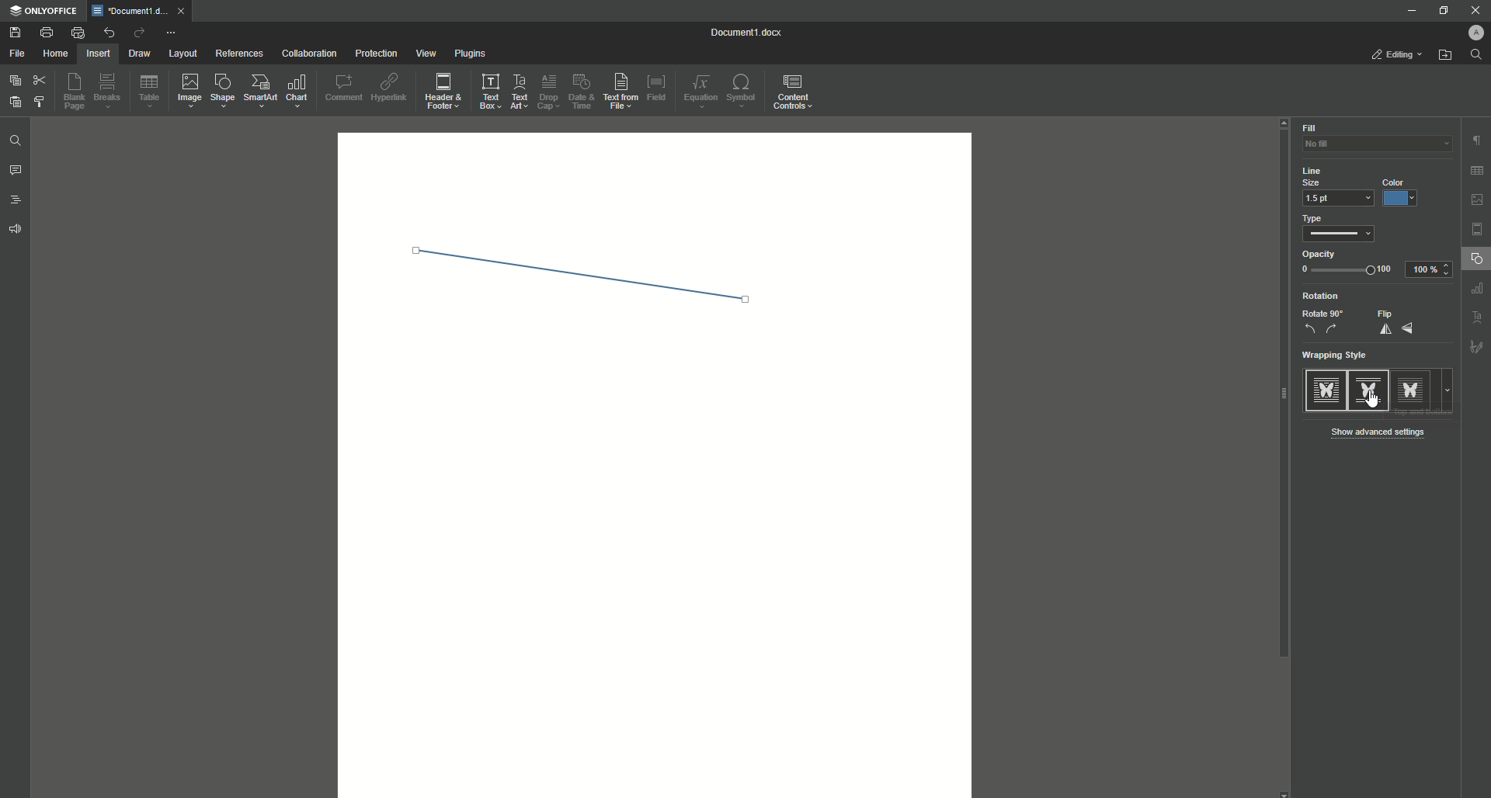 This screenshot has width=1491, height=798. I want to click on Choose Styling, so click(41, 103).